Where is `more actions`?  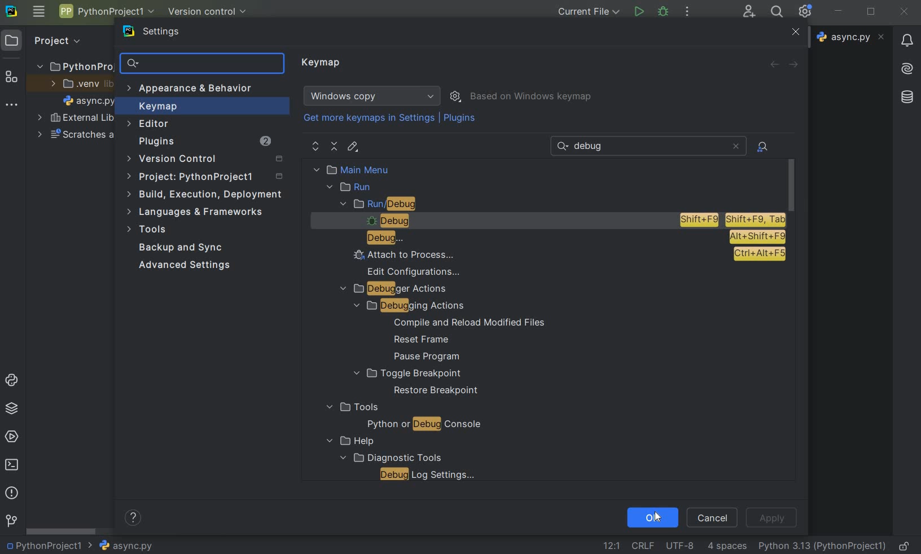 more actions is located at coordinates (687, 12).